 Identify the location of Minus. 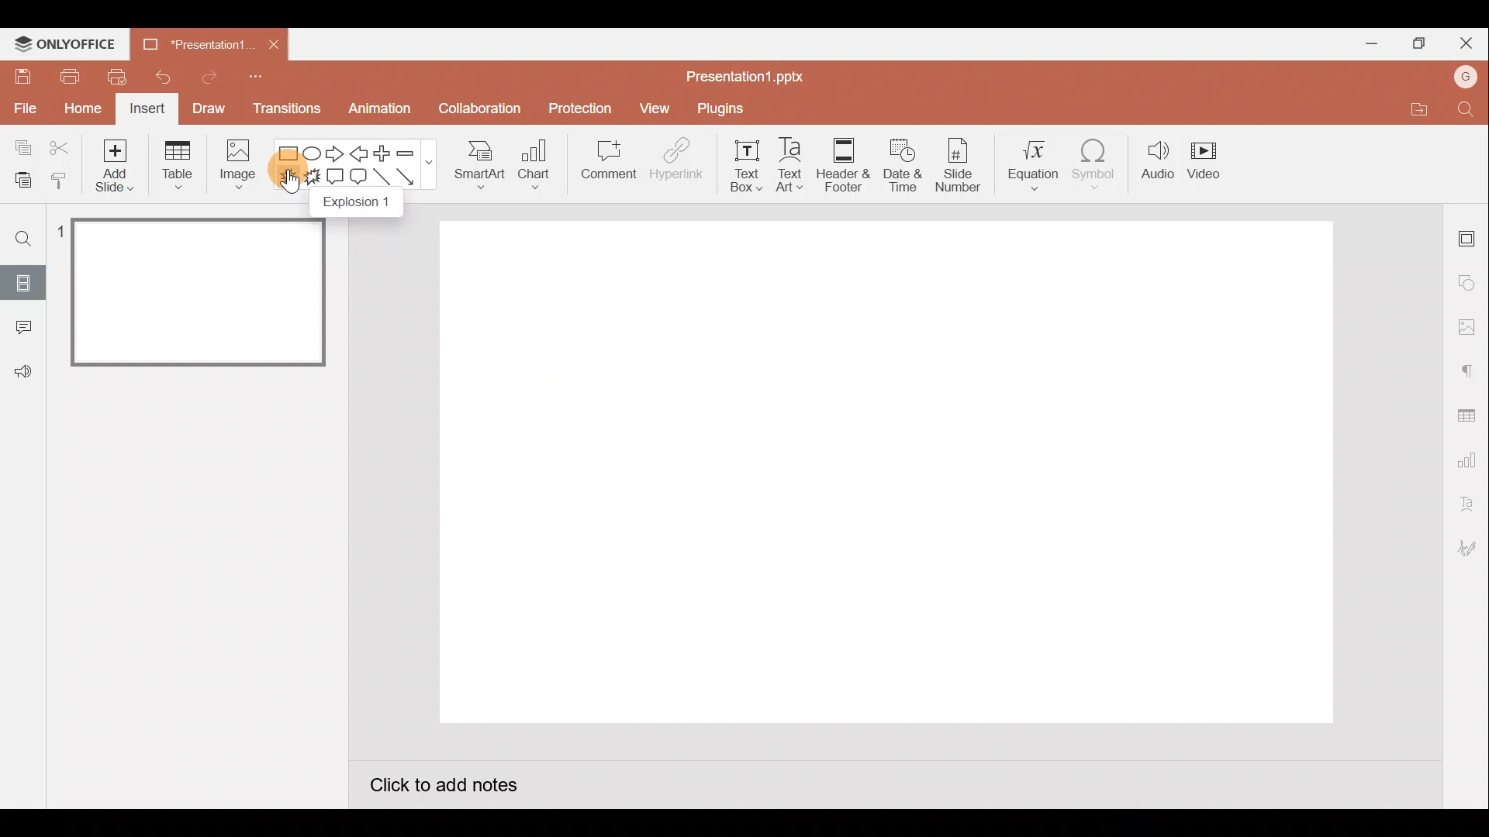
(409, 151).